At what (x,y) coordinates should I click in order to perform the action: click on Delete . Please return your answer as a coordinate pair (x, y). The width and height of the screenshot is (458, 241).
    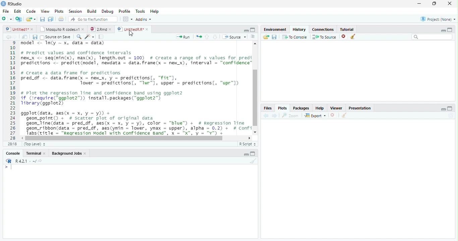
    Looking at the image, I should click on (333, 115).